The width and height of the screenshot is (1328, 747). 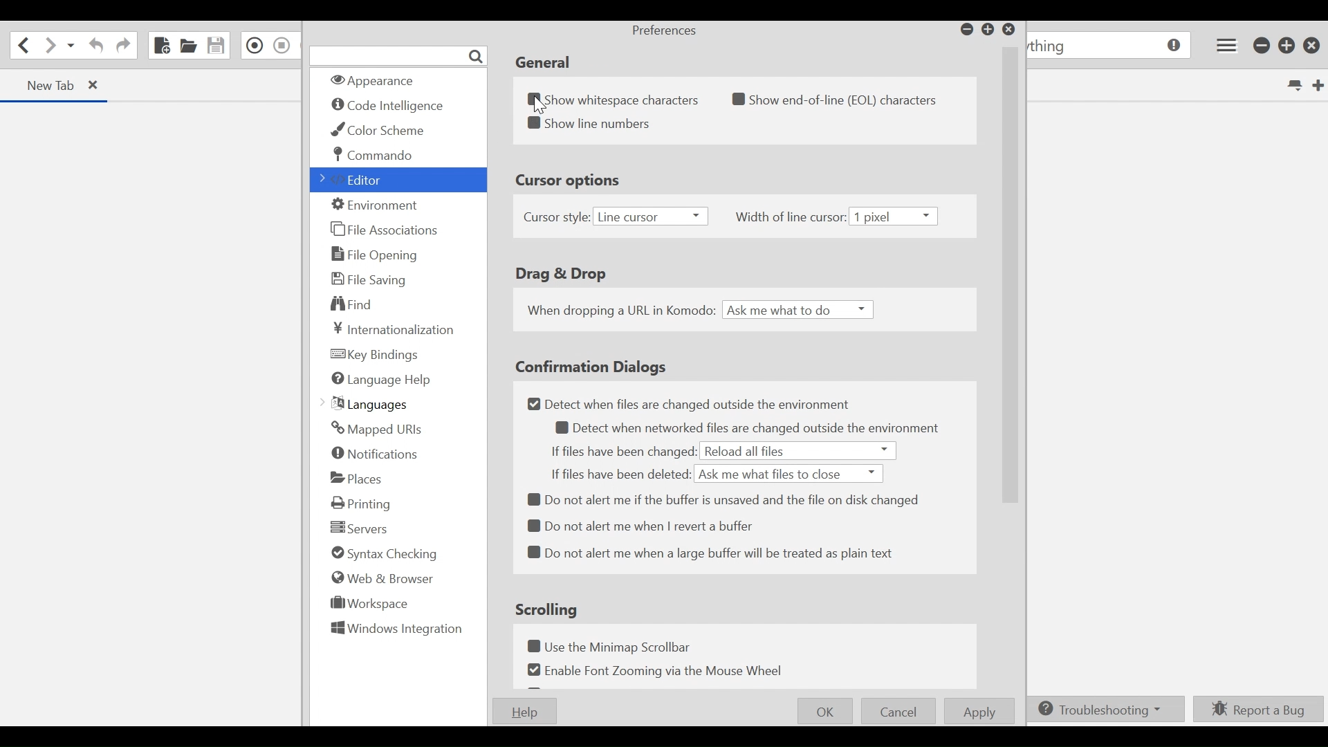 I want to click on List all tabs, so click(x=1295, y=84).